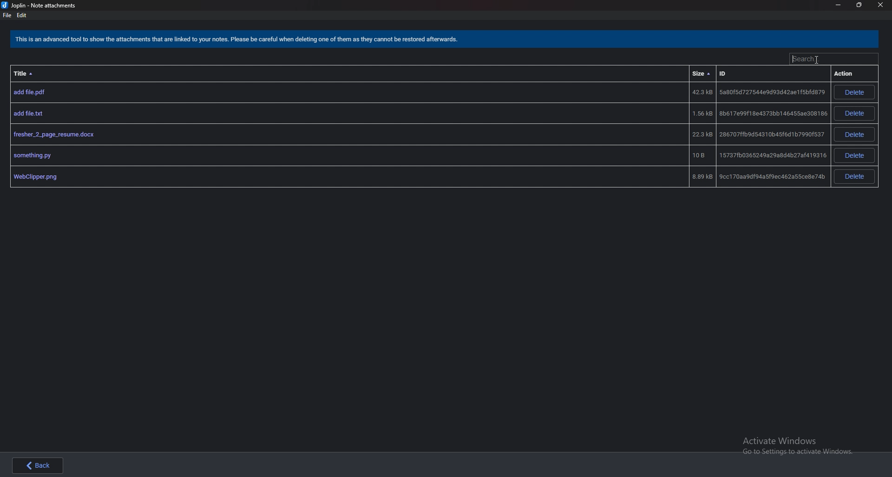 The image size is (892, 477). I want to click on Edit, so click(22, 15).